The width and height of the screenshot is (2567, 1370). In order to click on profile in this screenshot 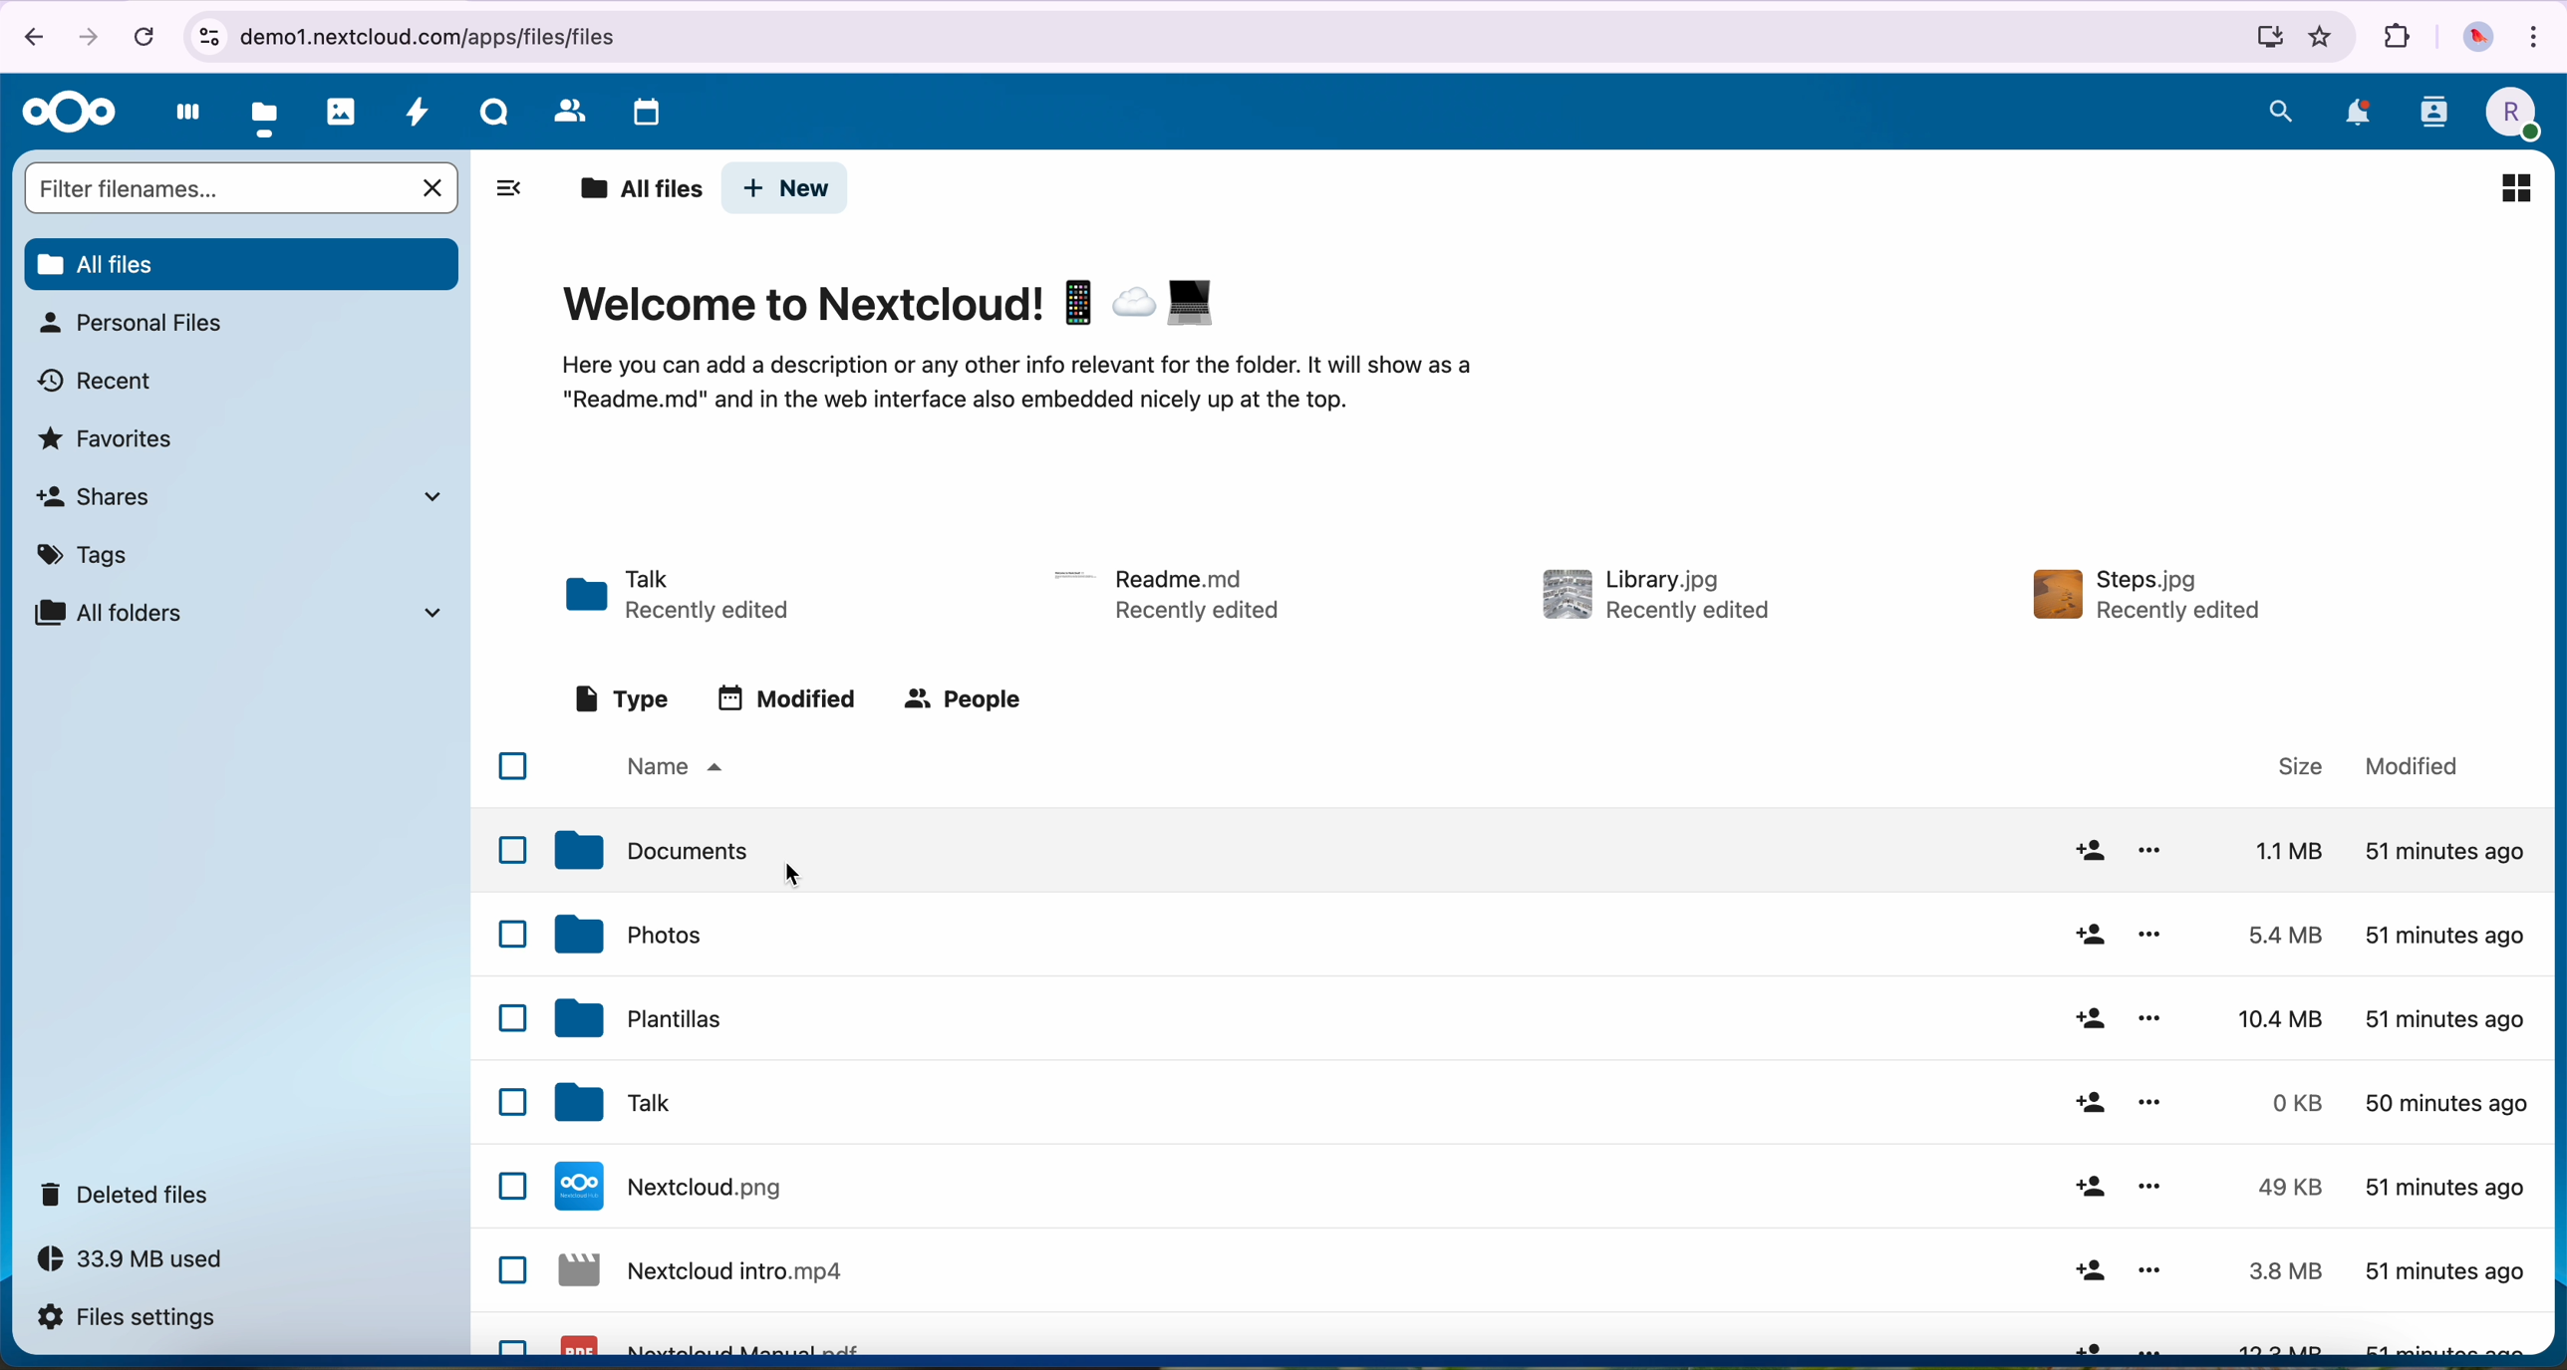, I will do `click(2509, 114)`.